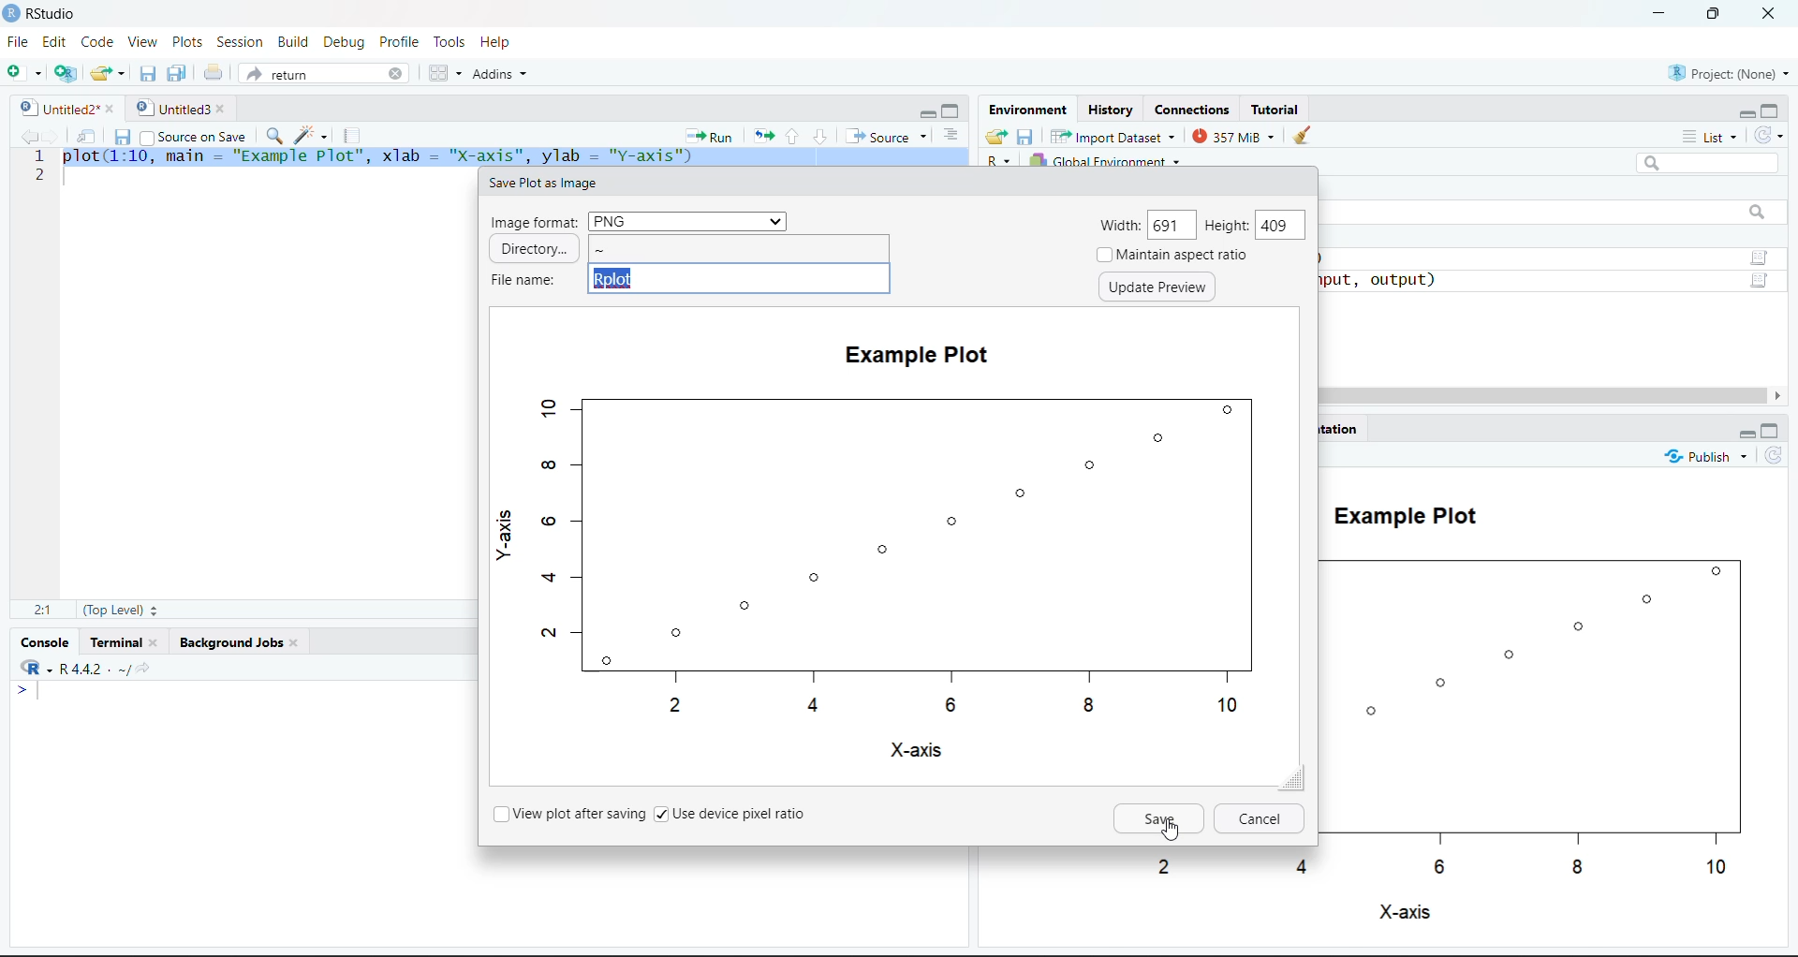 The width and height of the screenshot is (1798, 957). I want to click on Save, so click(1160, 818).